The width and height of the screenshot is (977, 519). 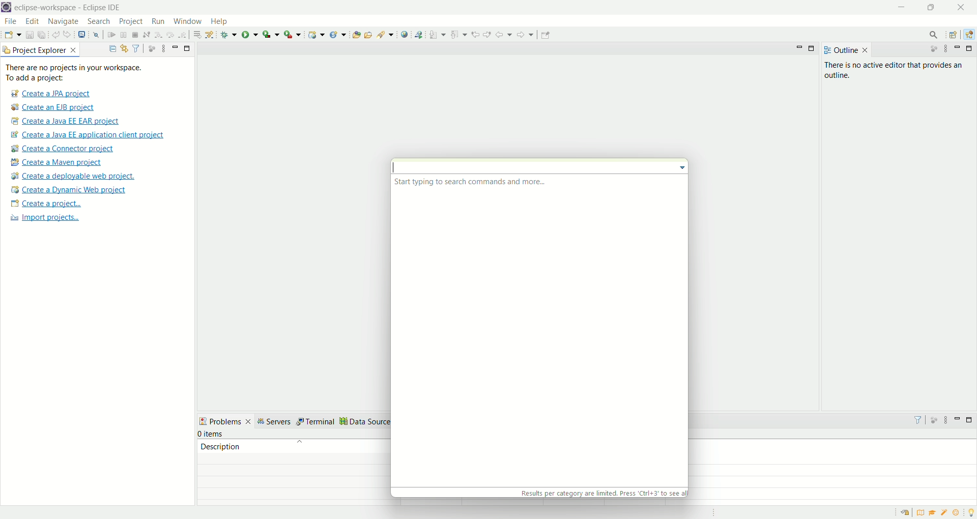 What do you see at coordinates (947, 513) in the screenshot?
I see `samples` at bounding box center [947, 513].